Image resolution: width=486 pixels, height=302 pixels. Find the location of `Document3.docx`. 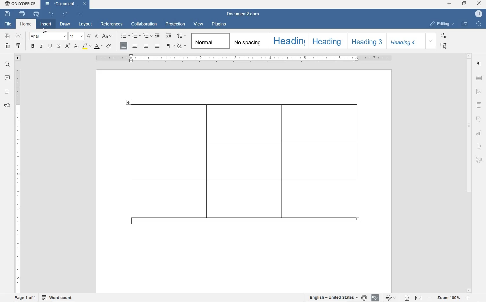

Document3.docx is located at coordinates (66, 4).